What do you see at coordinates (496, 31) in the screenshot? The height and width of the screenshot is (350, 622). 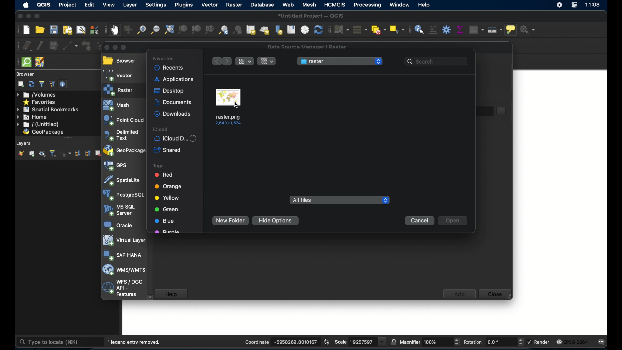 I see `measure line` at bounding box center [496, 31].